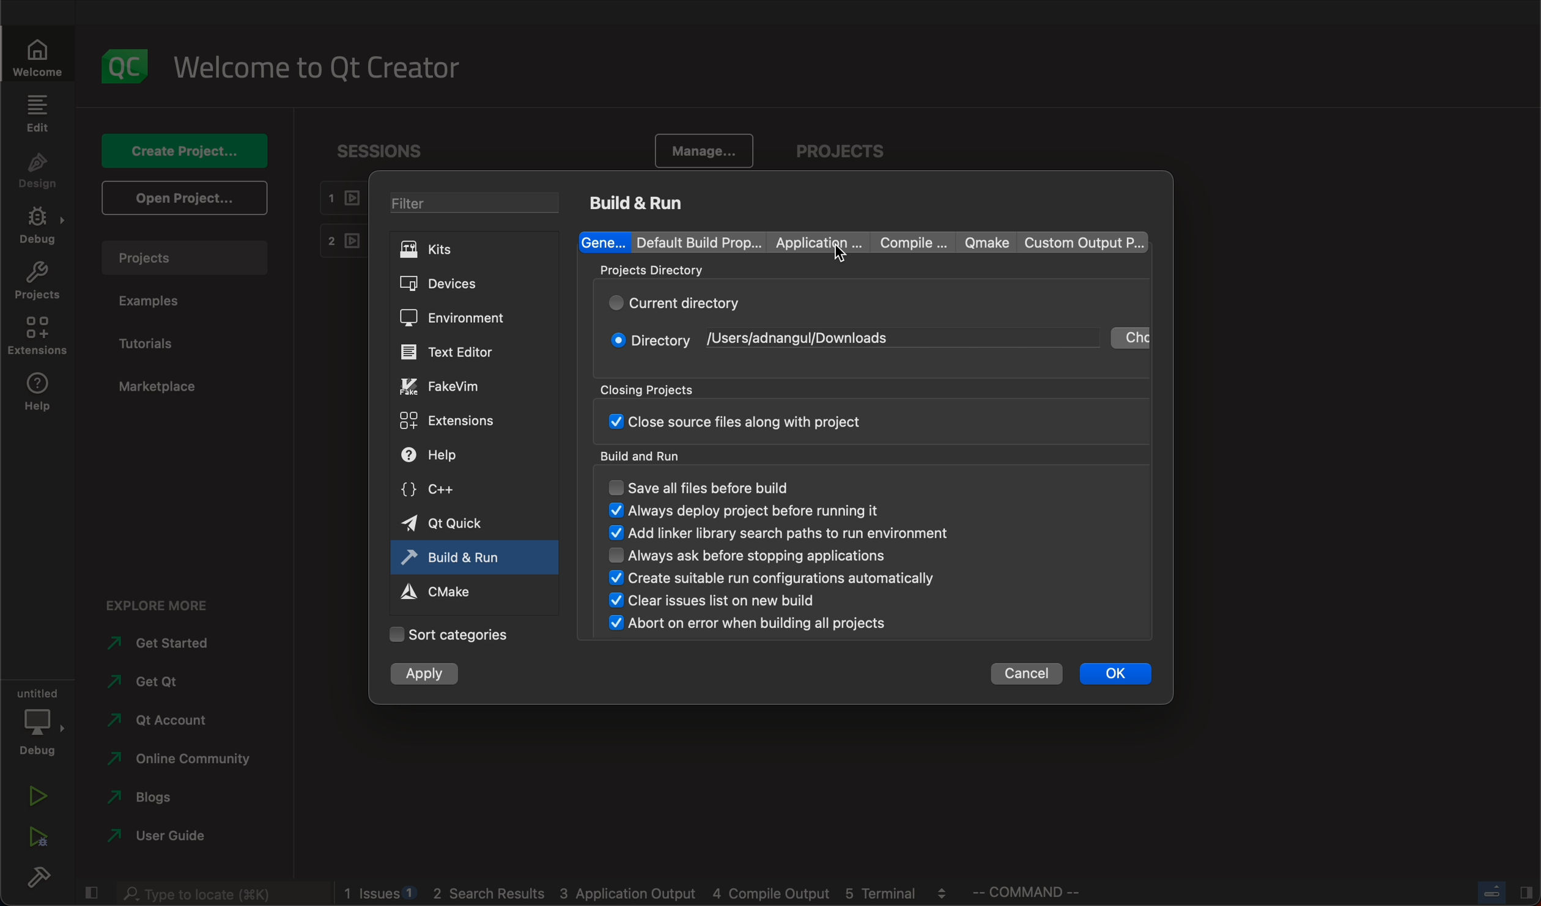  Describe the element at coordinates (388, 149) in the screenshot. I see `sessions` at that location.